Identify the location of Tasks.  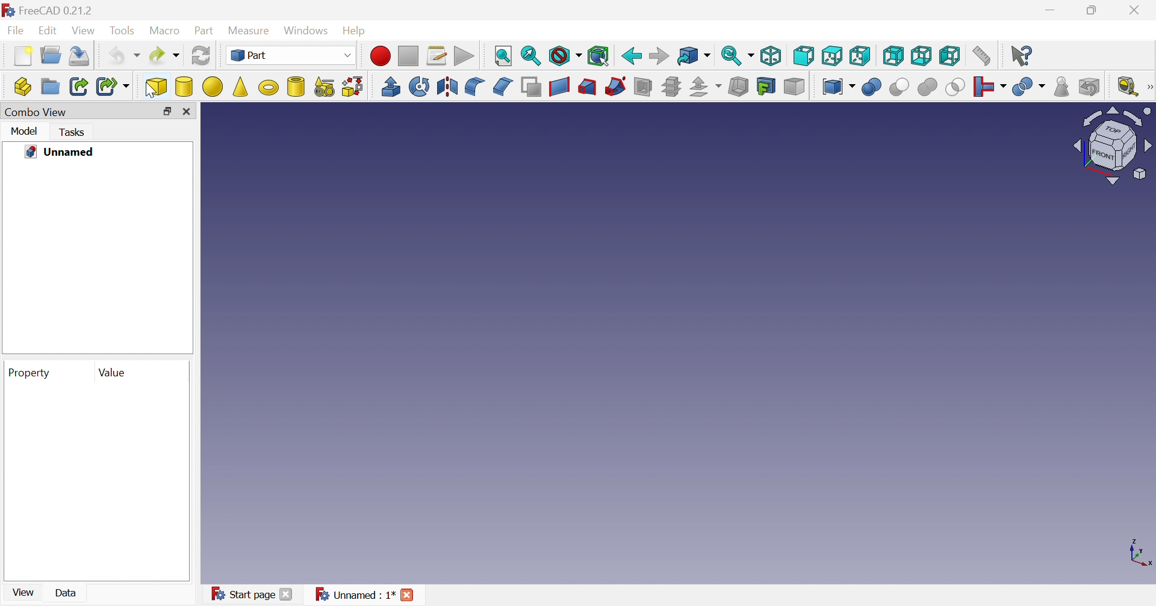
(74, 132).